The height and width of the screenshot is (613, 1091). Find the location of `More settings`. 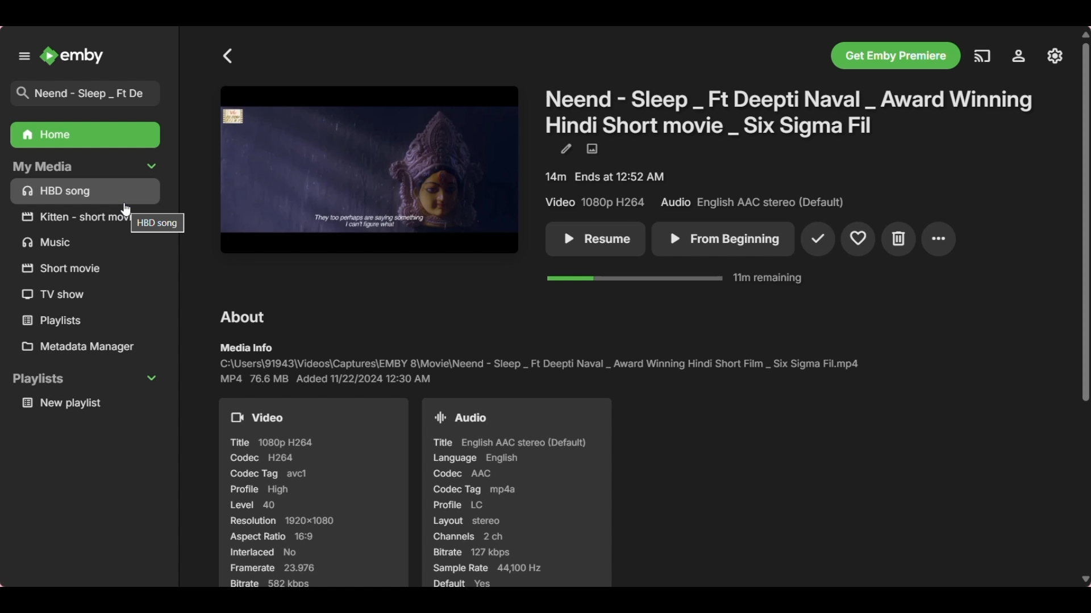

More settings is located at coordinates (939, 239).